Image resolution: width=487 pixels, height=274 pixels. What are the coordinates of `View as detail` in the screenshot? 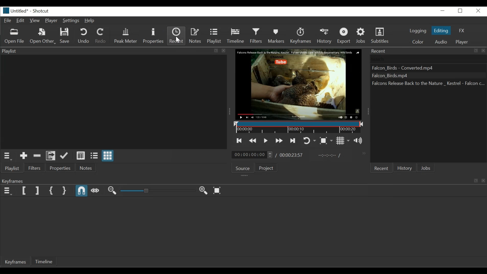 It's located at (81, 156).